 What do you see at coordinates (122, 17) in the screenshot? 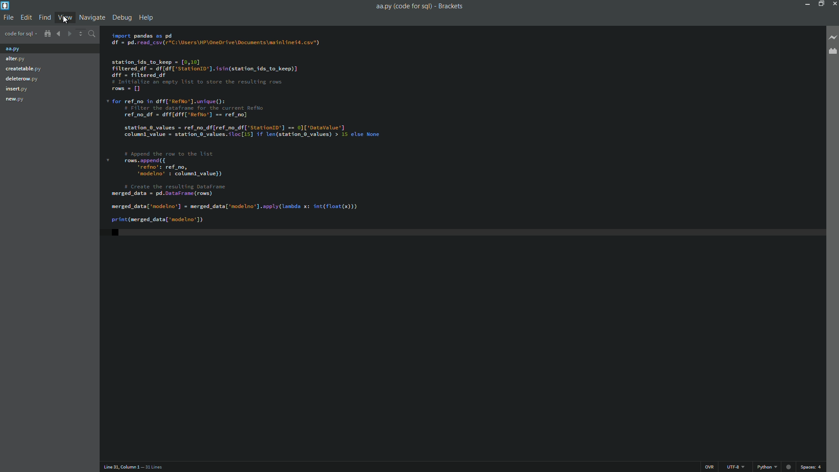
I see `debug menu` at bounding box center [122, 17].